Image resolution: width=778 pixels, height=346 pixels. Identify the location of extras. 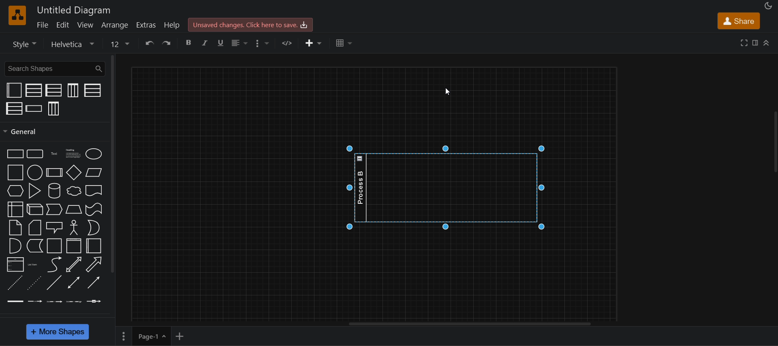
(147, 26).